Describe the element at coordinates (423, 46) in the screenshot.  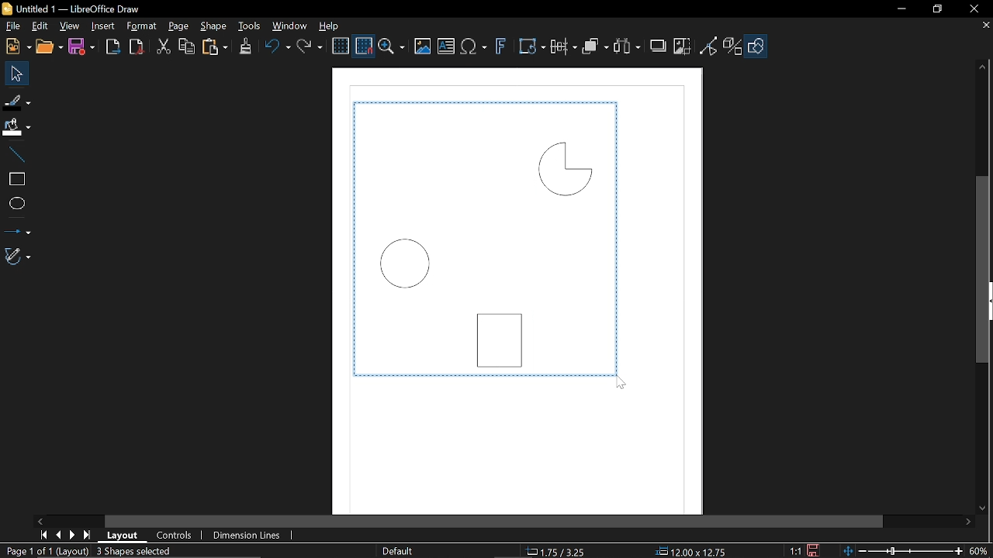
I see `Insert image` at that location.